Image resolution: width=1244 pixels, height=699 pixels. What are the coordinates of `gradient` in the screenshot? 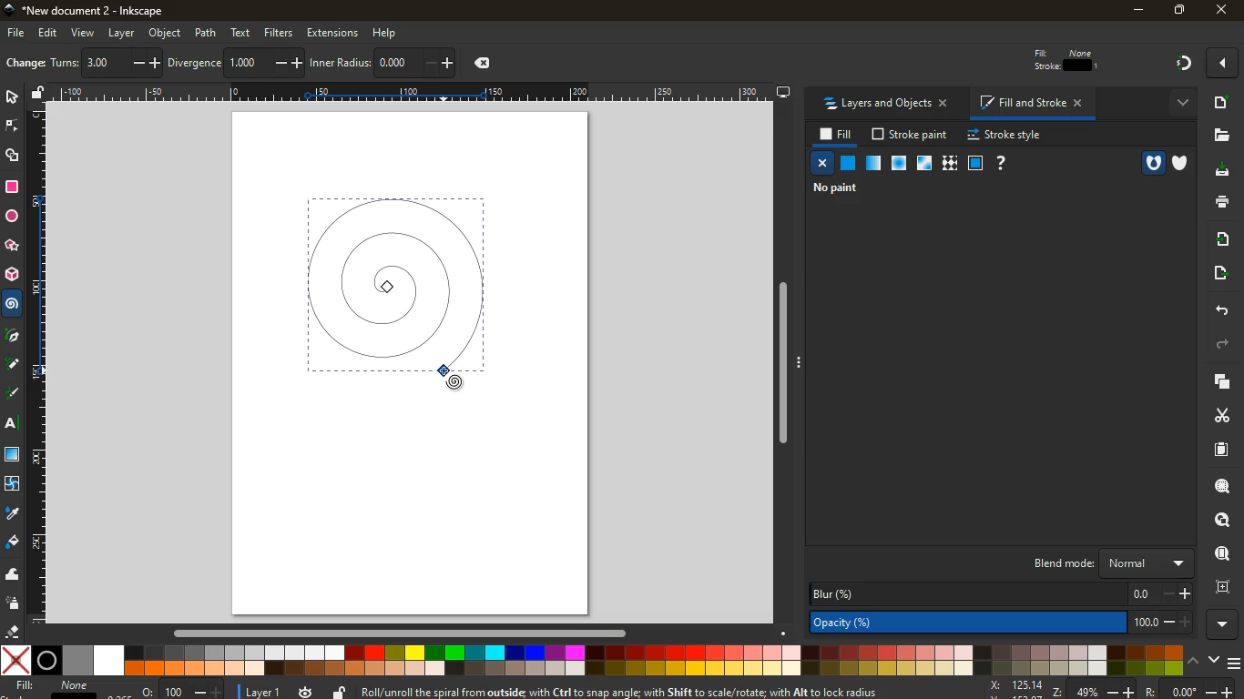 It's located at (1186, 64).